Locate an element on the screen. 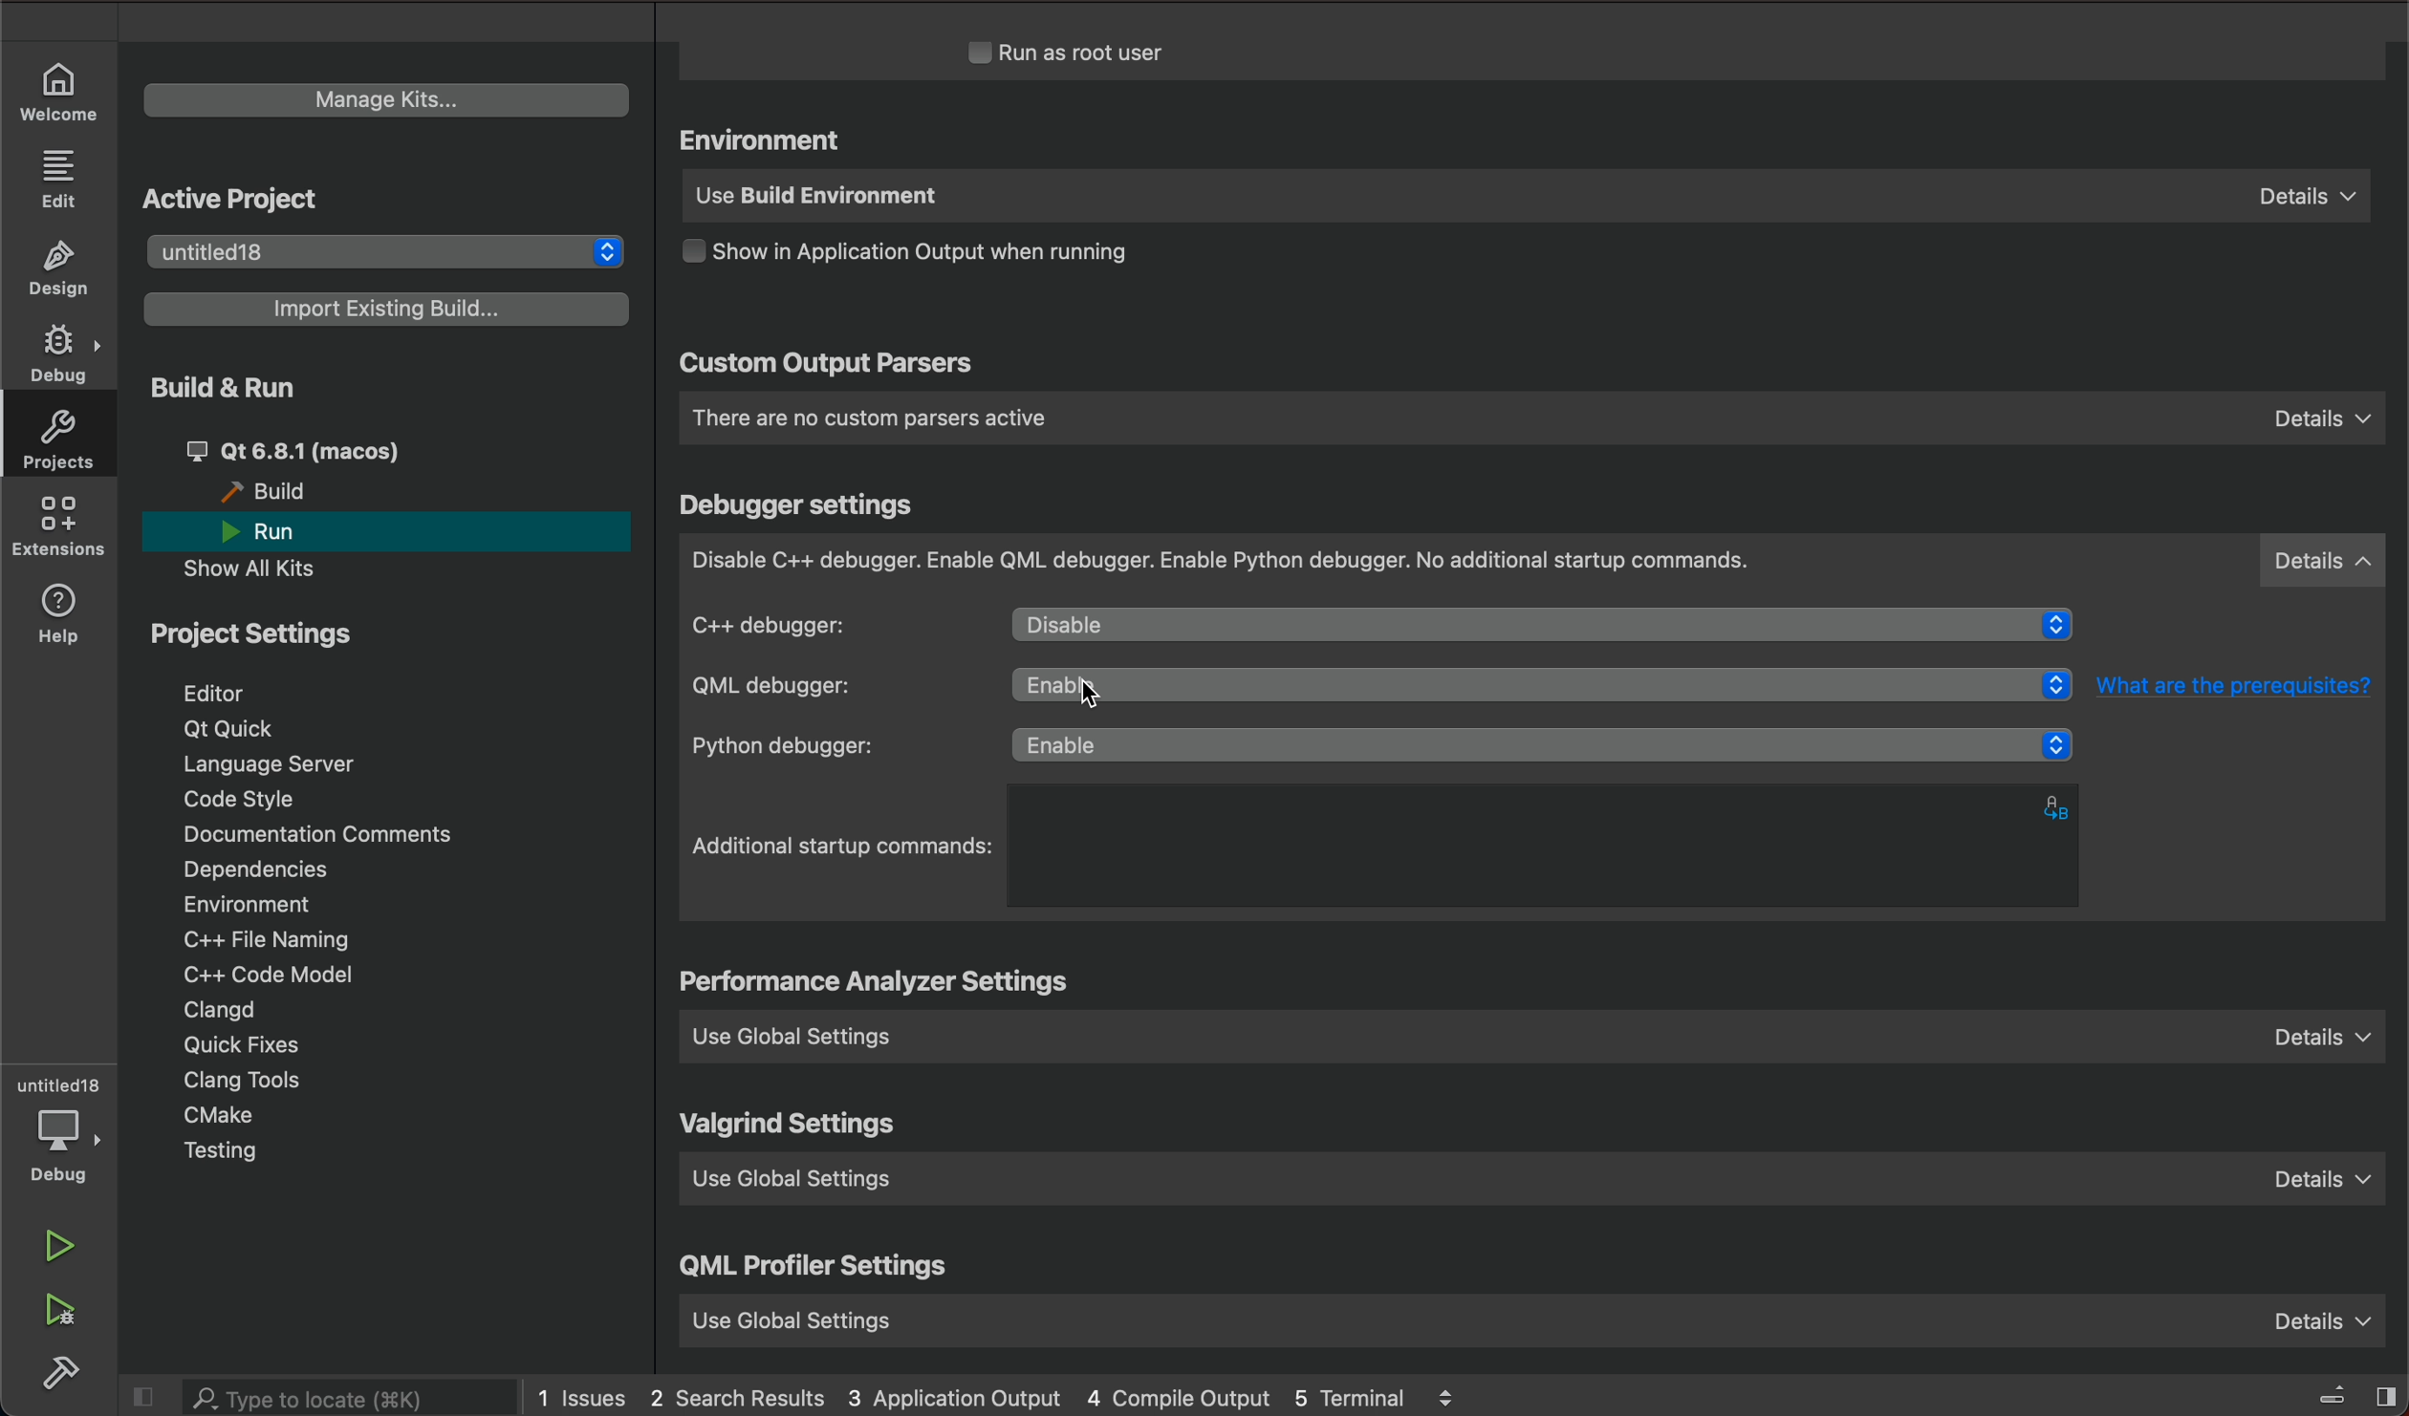  dependencies is located at coordinates (253, 869).